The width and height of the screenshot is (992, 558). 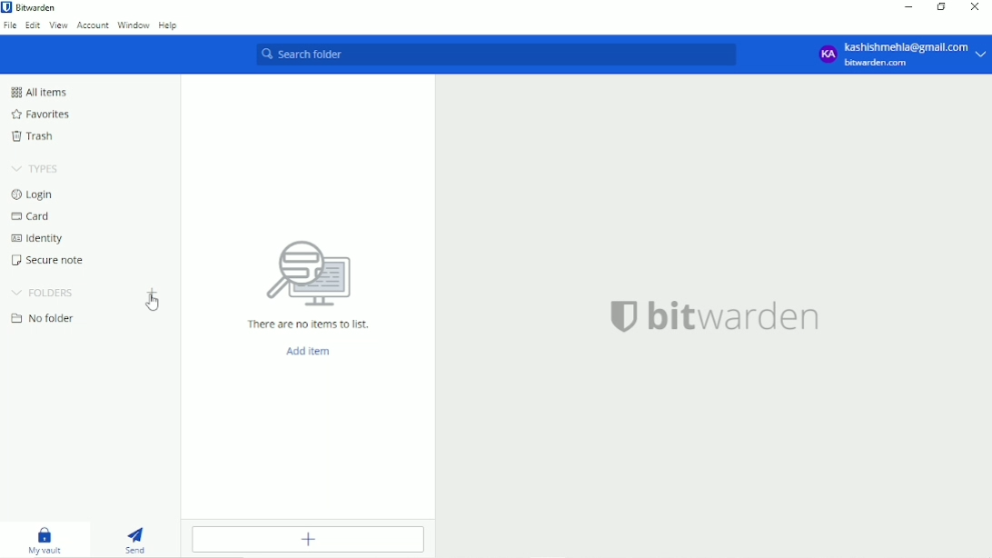 What do you see at coordinates (36, 195) in the screenshot?
I see `Login` at bounding box center [36, 195].